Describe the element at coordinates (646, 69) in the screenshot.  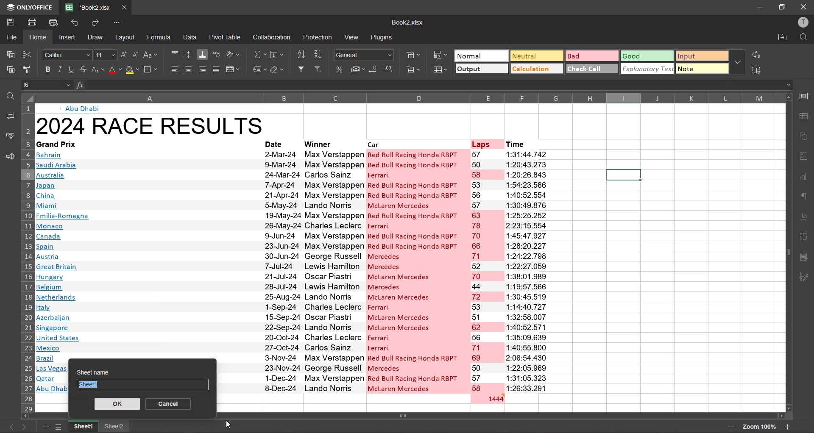
I see `explanatory text` at that location.